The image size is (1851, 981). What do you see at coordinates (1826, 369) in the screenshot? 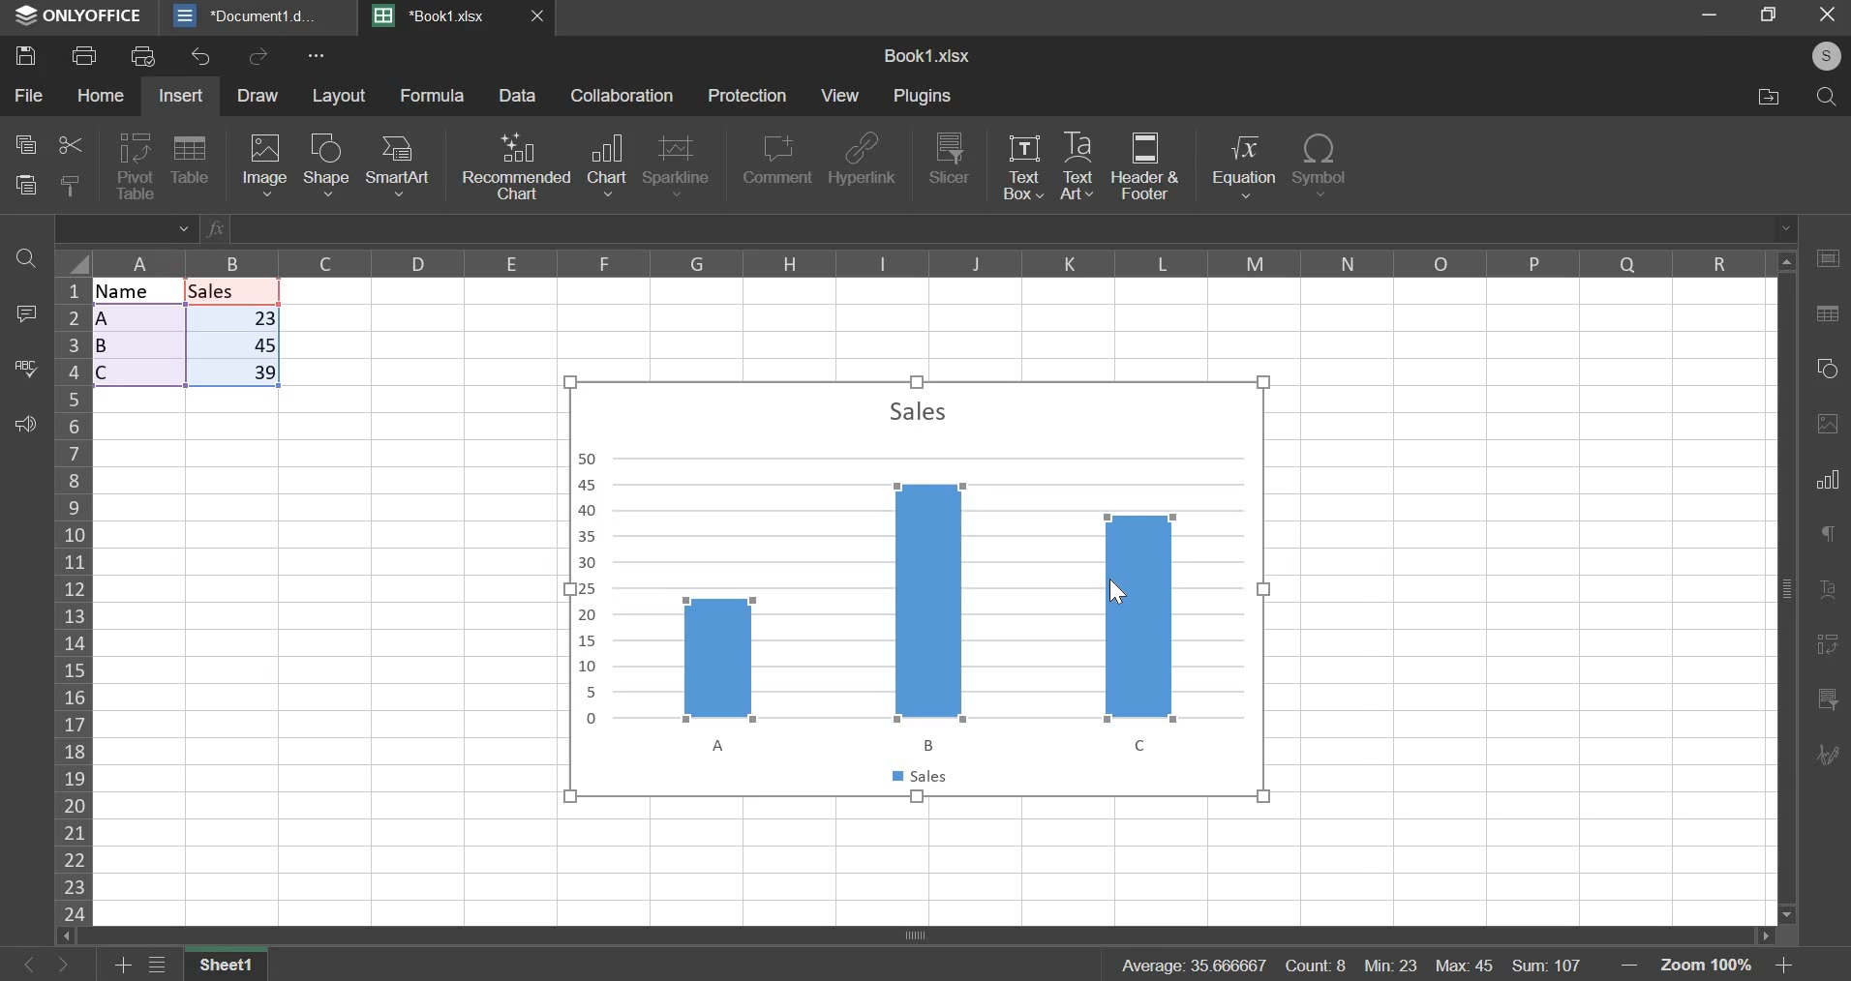
I see `Shape tool` at bounding box center [1826, 369].